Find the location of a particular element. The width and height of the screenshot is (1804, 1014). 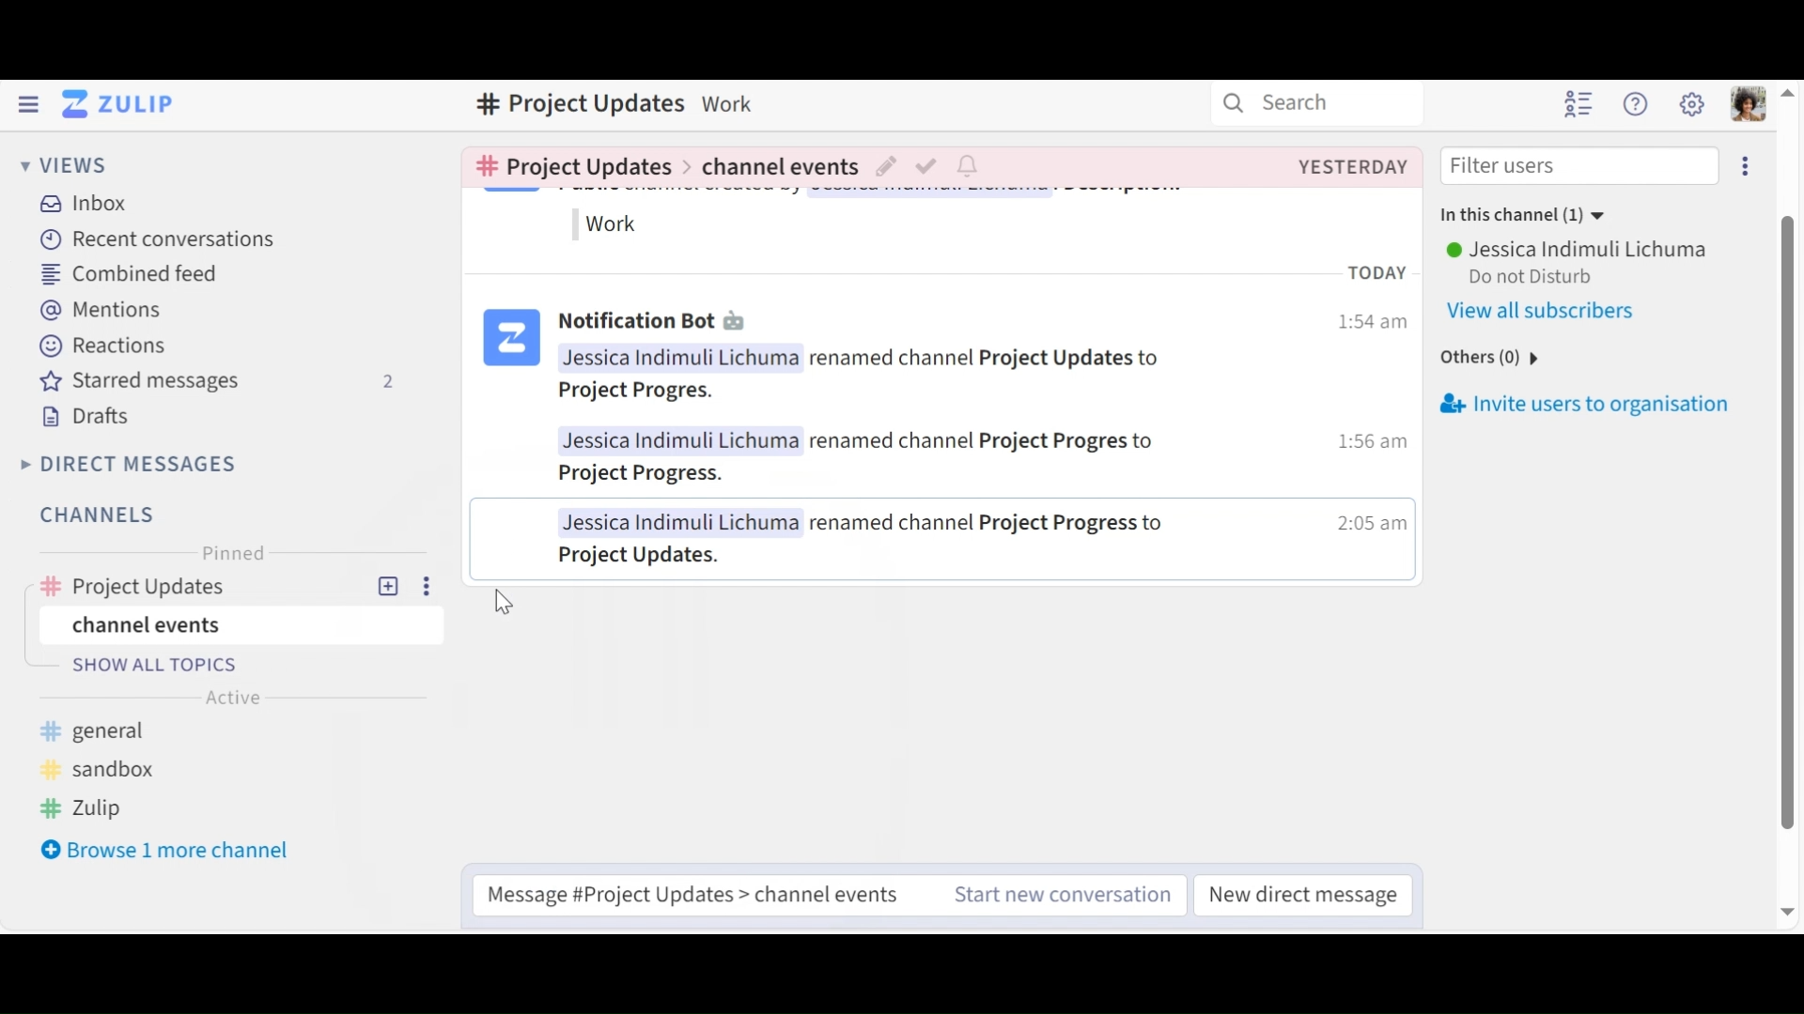

Channel events is located at coordinates (241, 622).